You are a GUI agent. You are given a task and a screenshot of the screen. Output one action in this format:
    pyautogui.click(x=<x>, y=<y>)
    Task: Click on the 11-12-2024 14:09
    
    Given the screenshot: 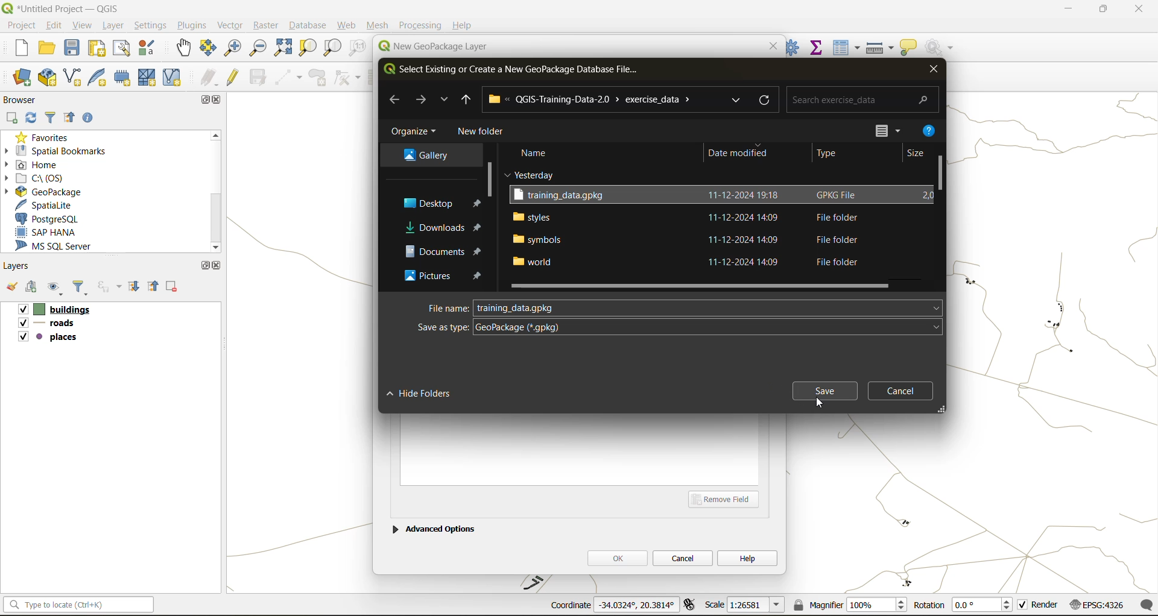 What is the action you would take?
    pyautogui.click(x=747, y=263)
    